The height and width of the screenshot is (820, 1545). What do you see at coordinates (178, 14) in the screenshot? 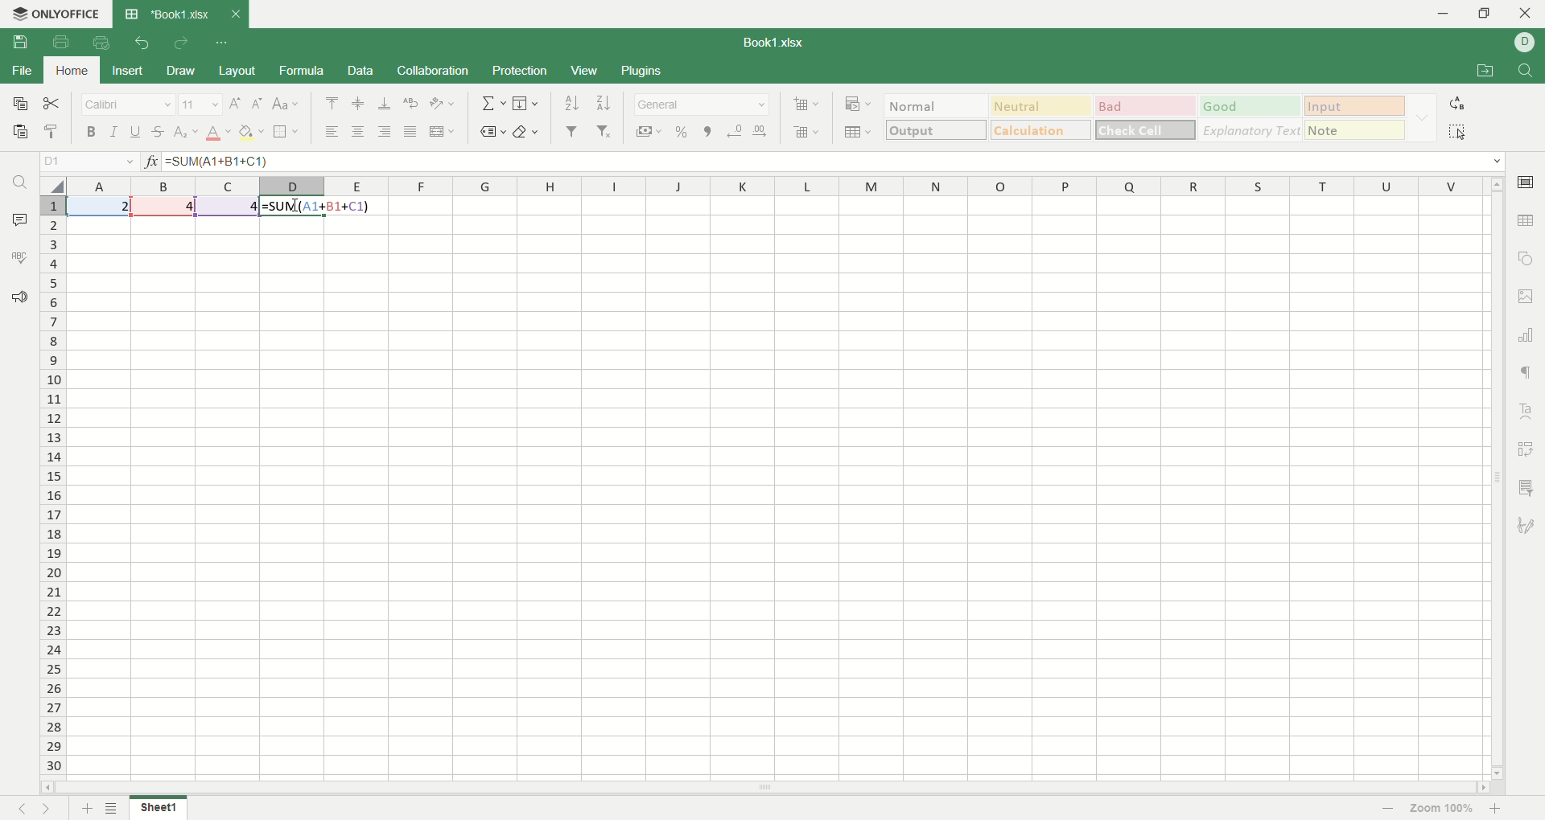
I see `title` at bounding box center [178, 14].